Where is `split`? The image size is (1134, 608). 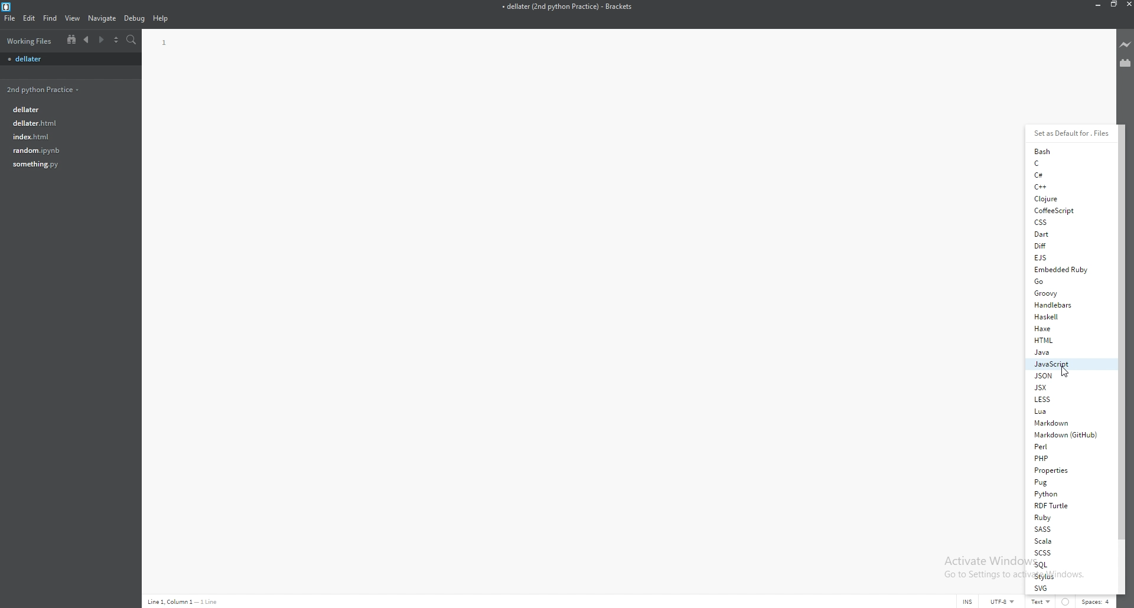
split is located at coordinates (117, 40).